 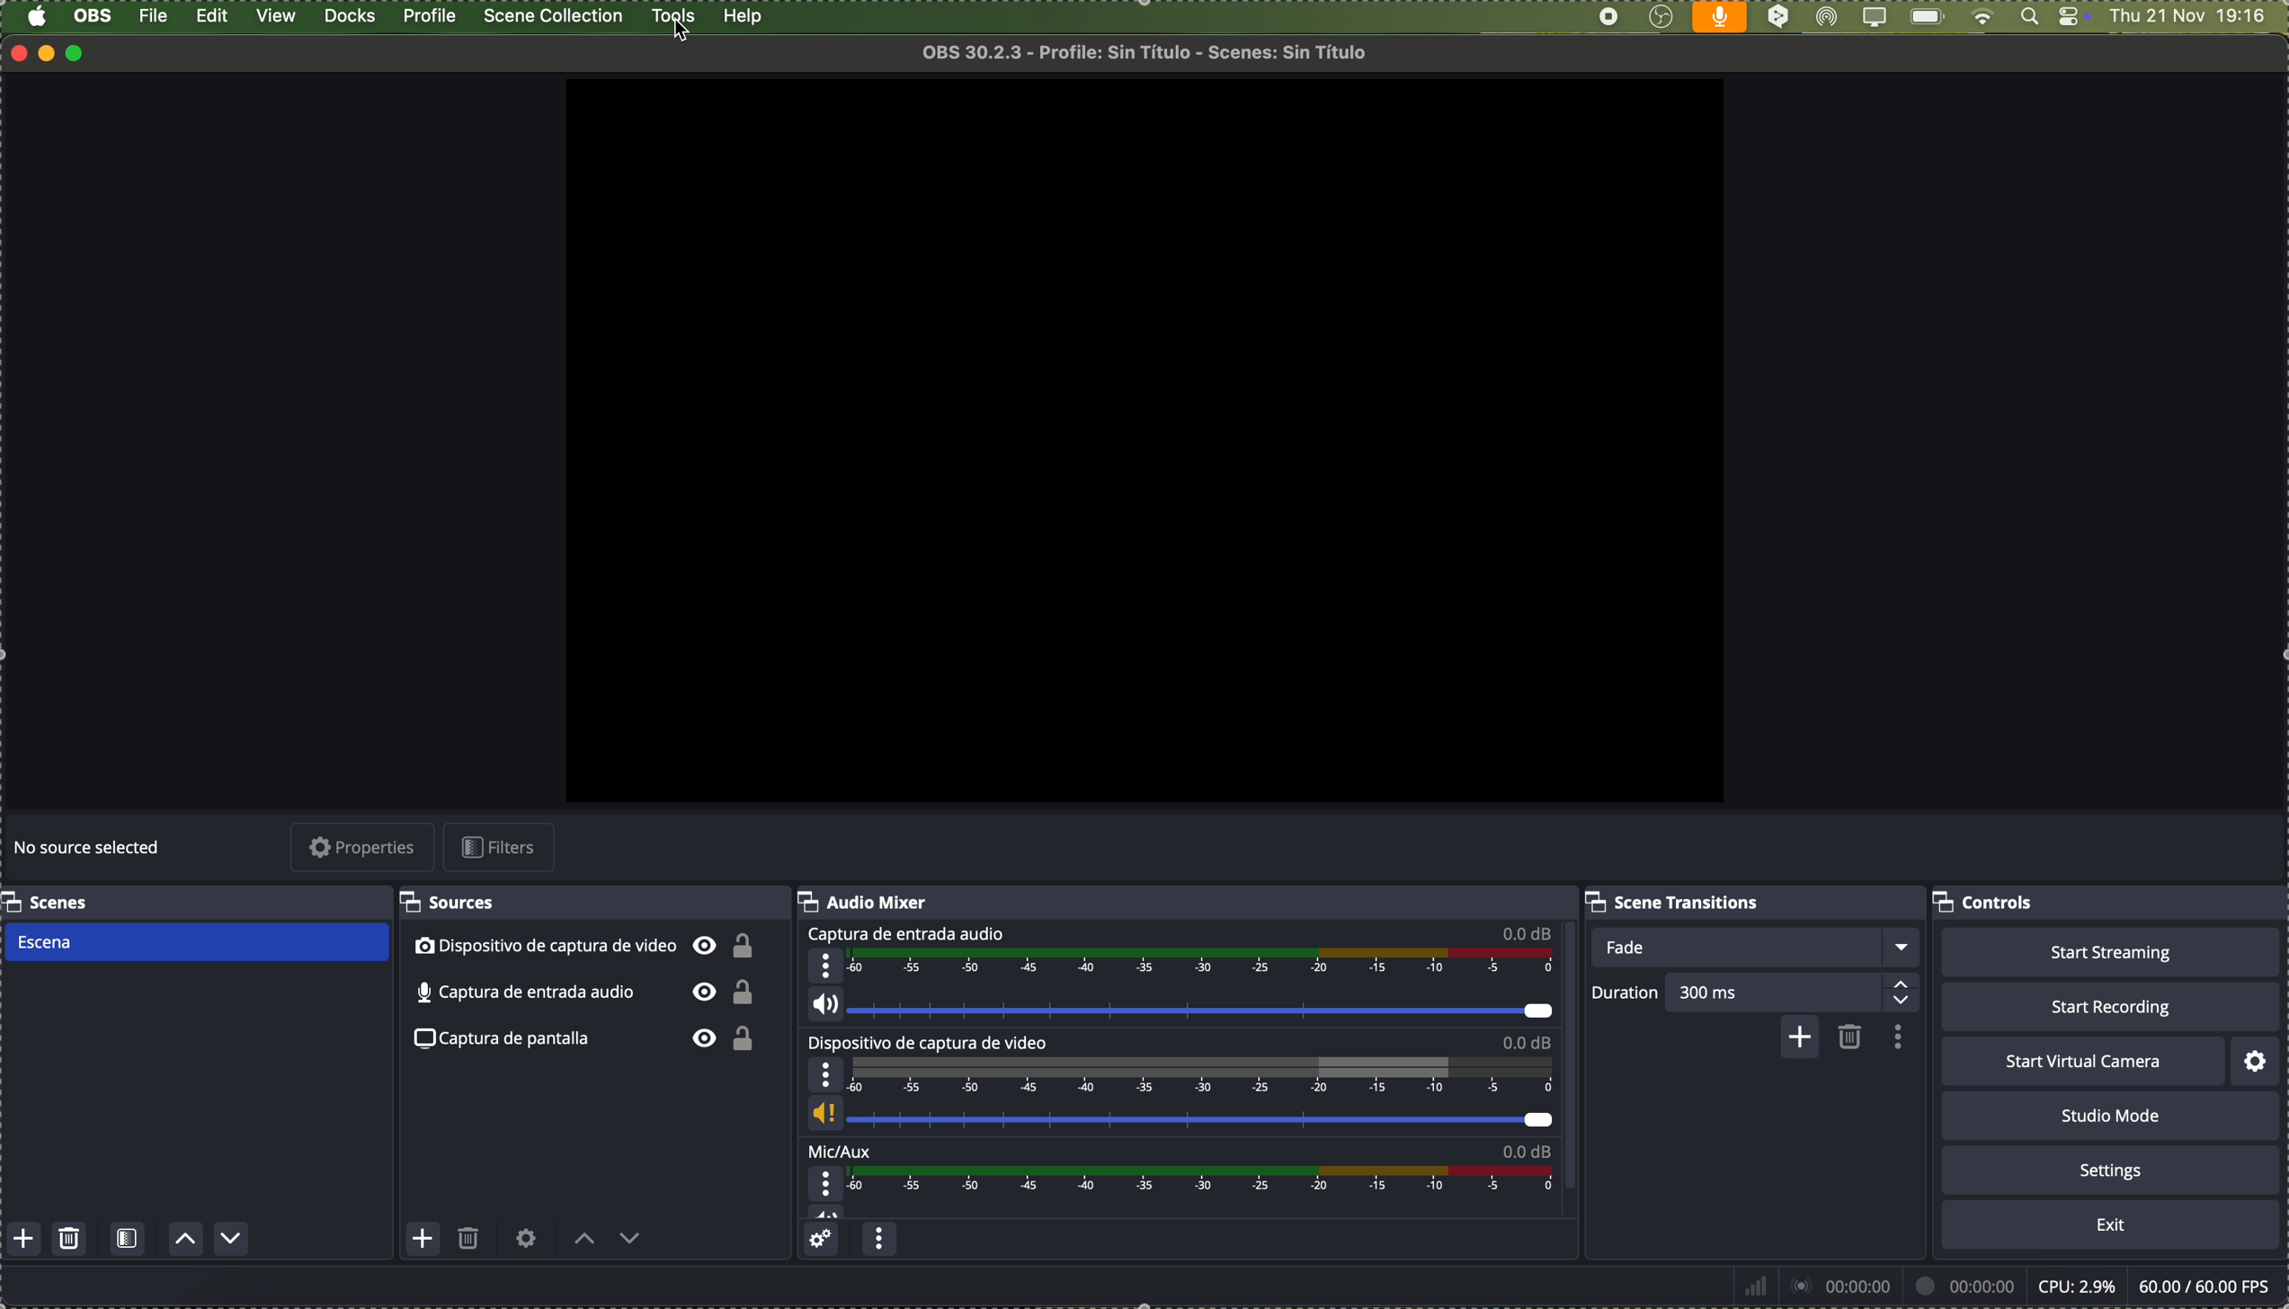 I want to click on remove selected source, so click(x=470, y=1242).